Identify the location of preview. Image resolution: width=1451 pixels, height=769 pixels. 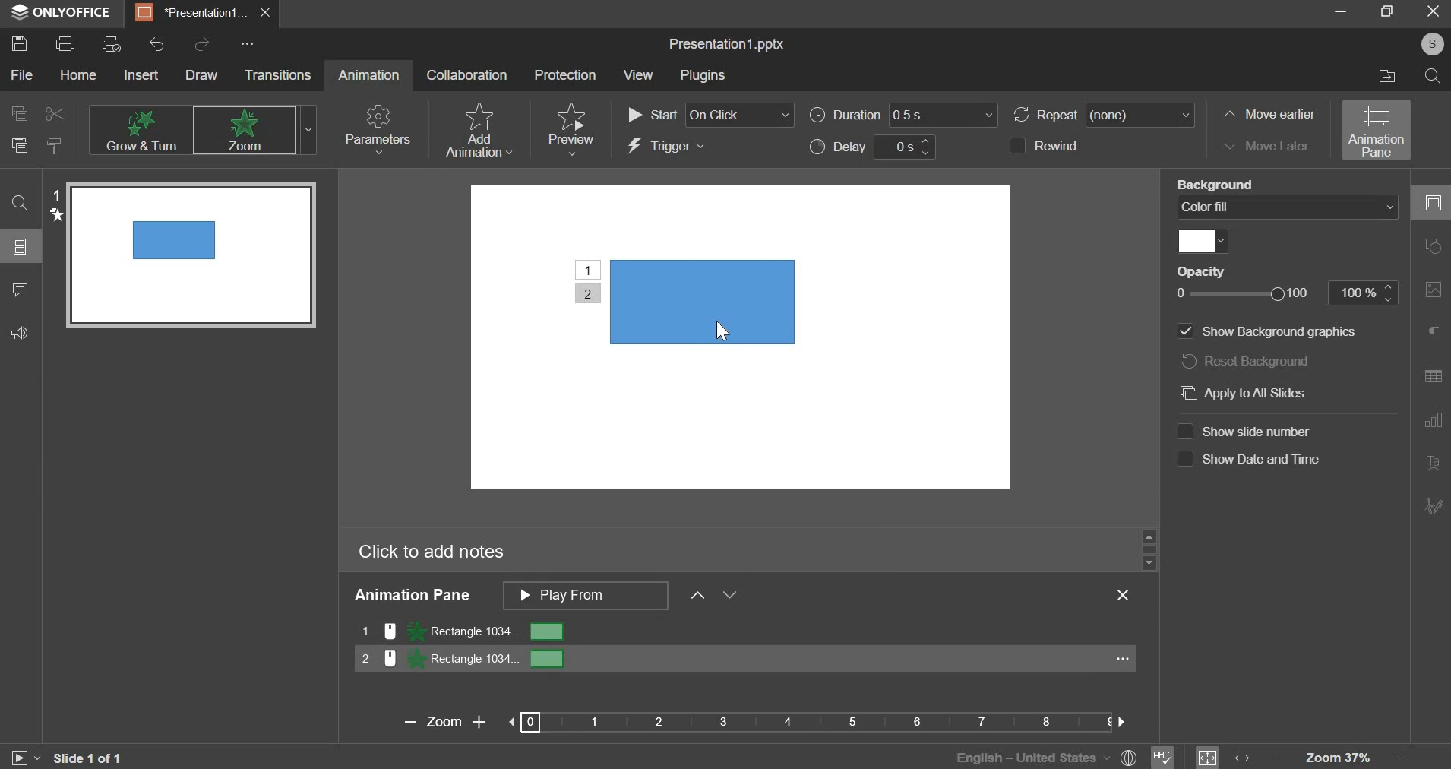
(572, 124).